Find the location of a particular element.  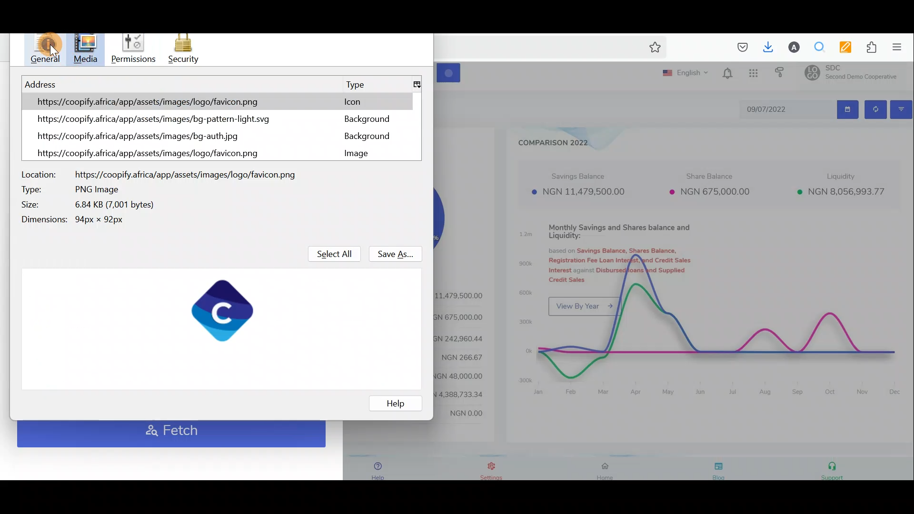

Background is located at coordinates (362, 137).